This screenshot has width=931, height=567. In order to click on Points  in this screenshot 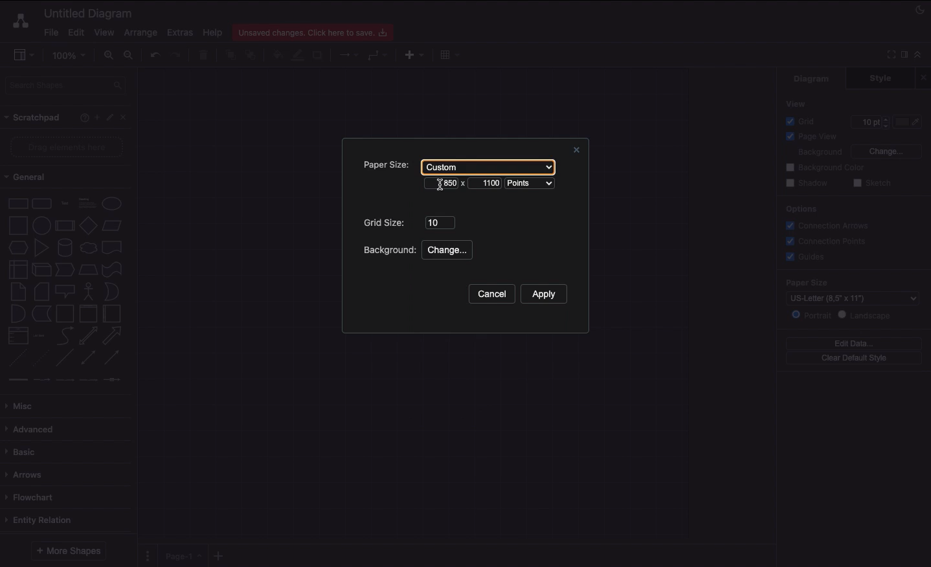, I will do `click(533, 184)`.